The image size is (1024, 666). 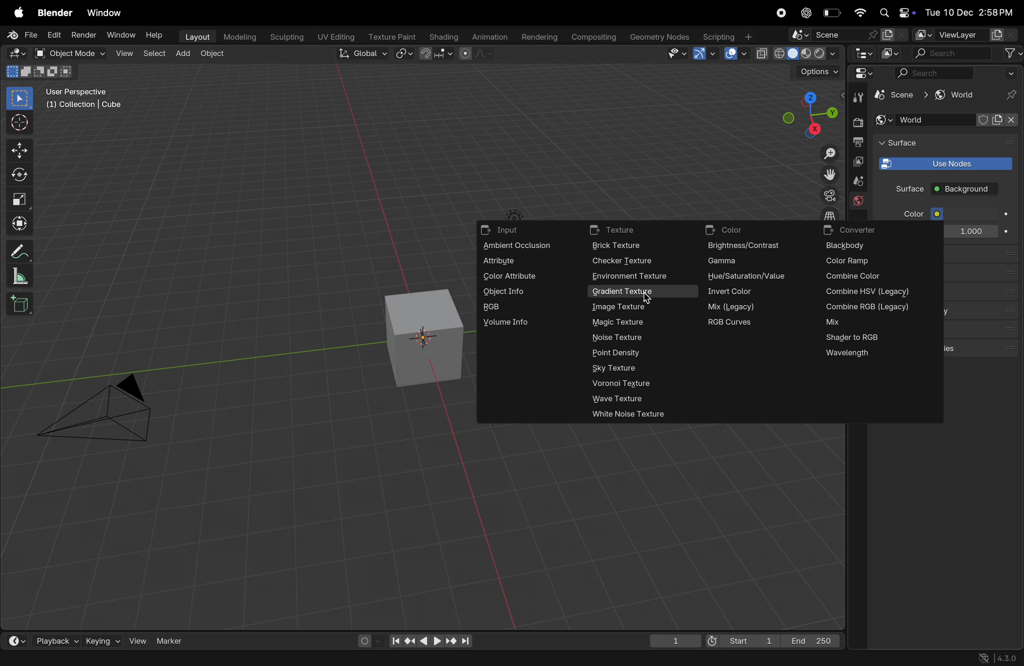 I want to click on Object, so click(x=214, y=53).